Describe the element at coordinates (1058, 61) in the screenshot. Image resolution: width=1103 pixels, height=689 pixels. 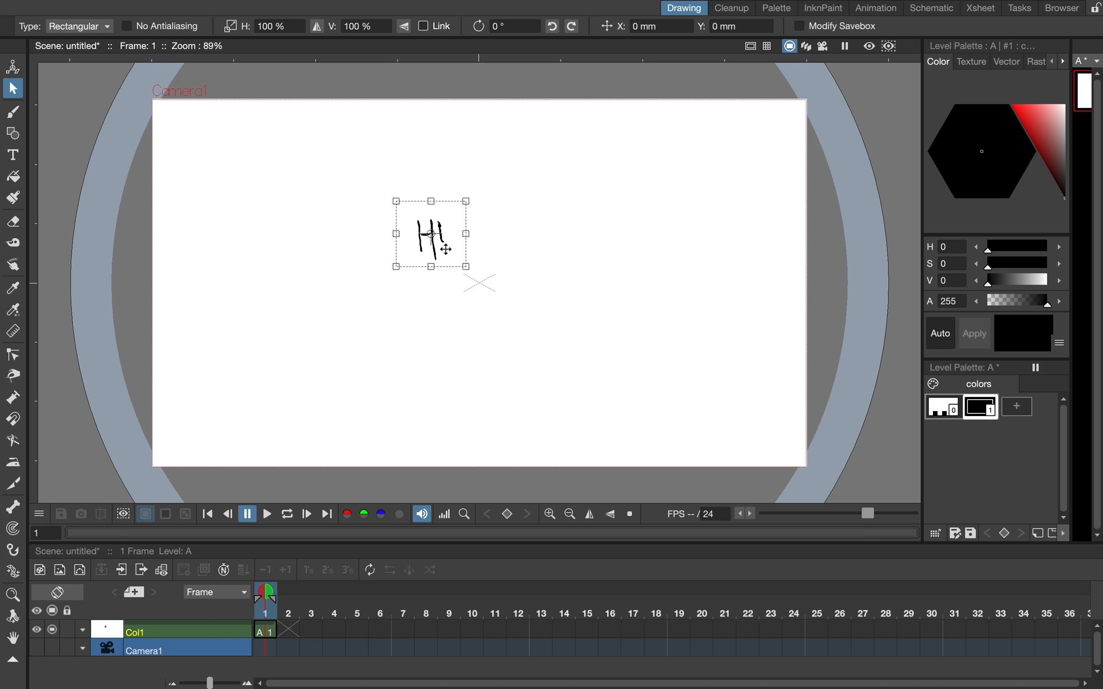
I see `more options` at that location.